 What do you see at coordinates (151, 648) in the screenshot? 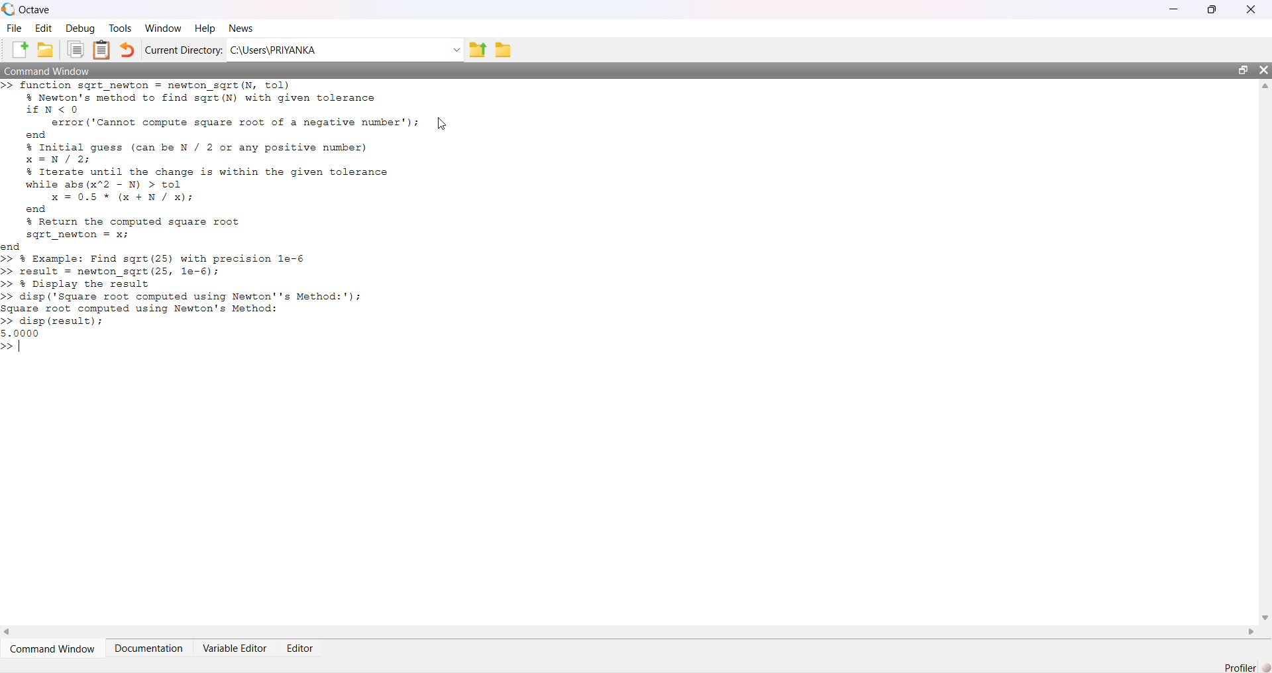
I see `Documentation` at bounding box center [151, 648].